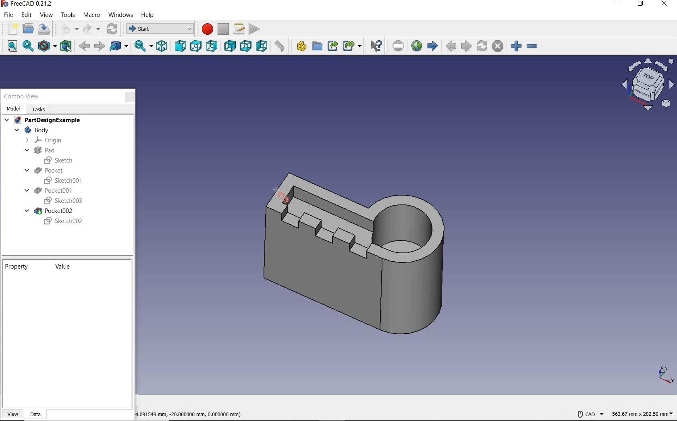 The height and width of the screenshot is (421, 677). What do you see at coordinates (50, 211) in the screenshot?
I see `POCKET002` at bounding box center [50, 211].